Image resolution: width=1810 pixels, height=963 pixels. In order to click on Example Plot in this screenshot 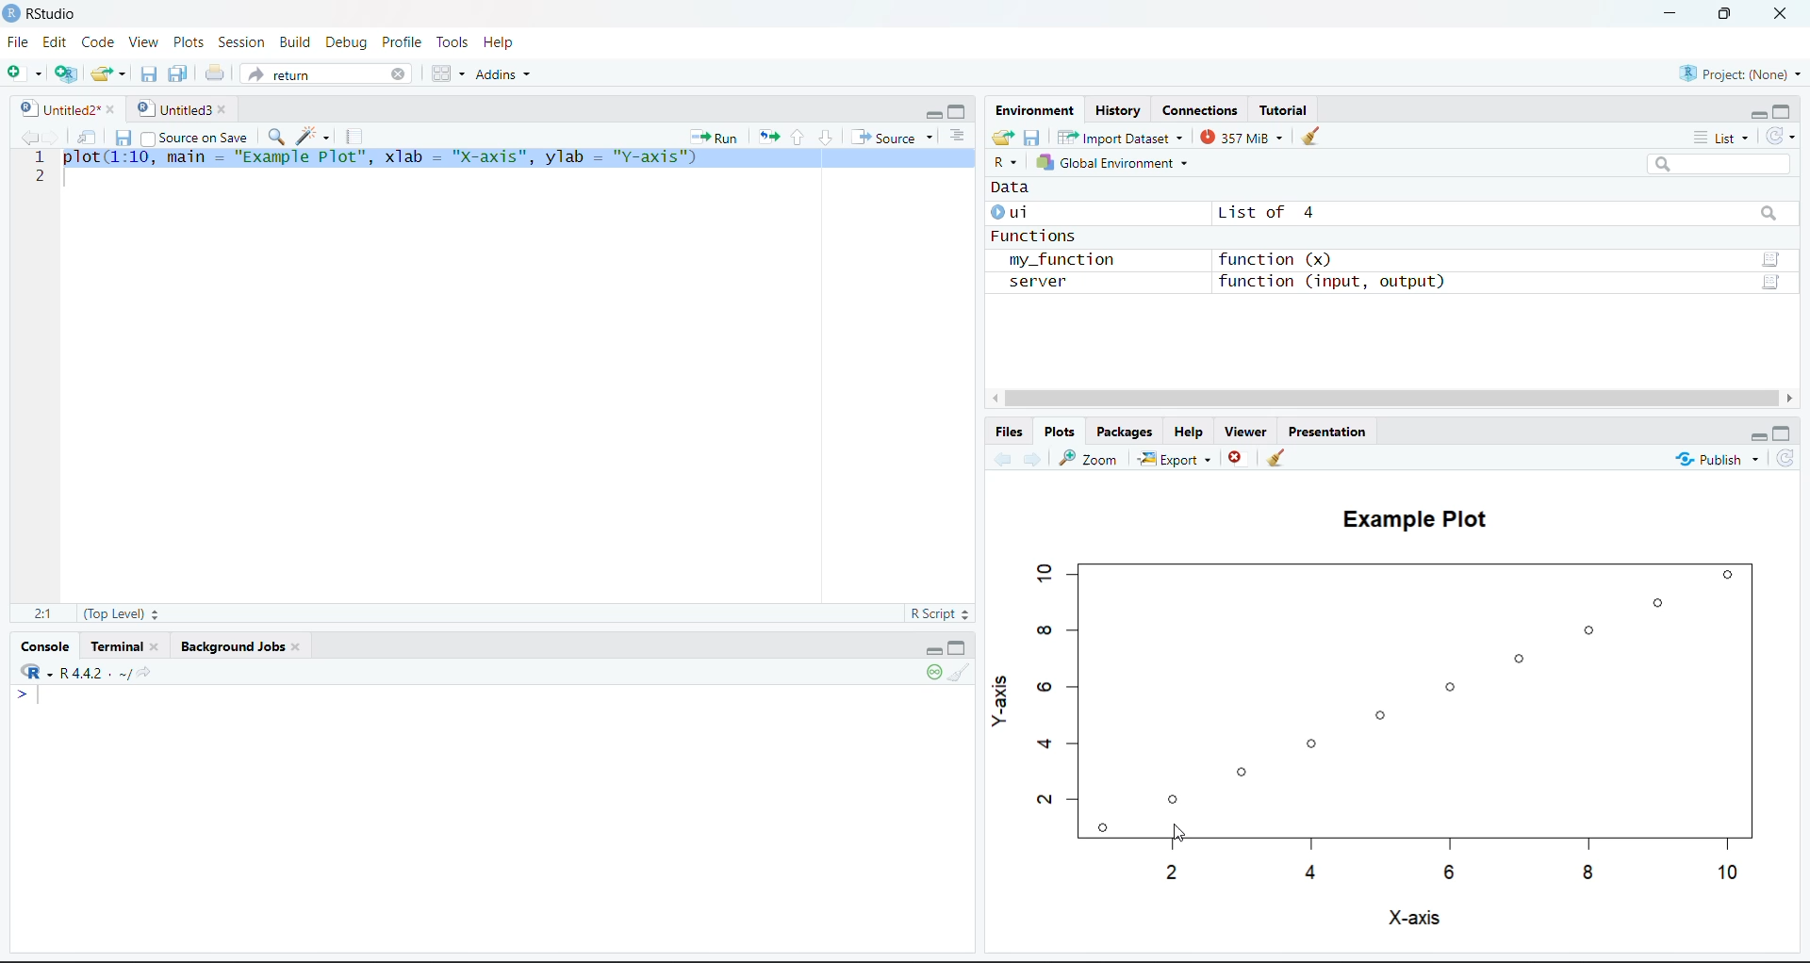, I will do `click(1408, 515)`.